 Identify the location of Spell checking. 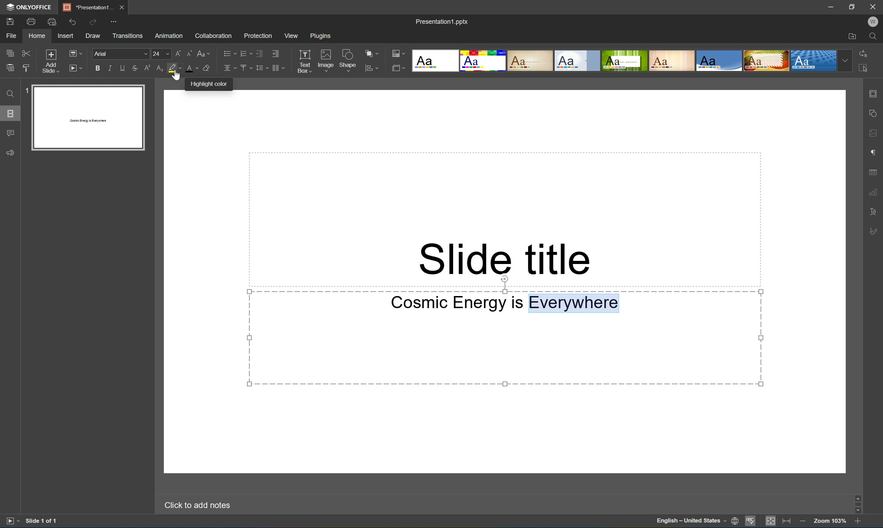
(751, 522).